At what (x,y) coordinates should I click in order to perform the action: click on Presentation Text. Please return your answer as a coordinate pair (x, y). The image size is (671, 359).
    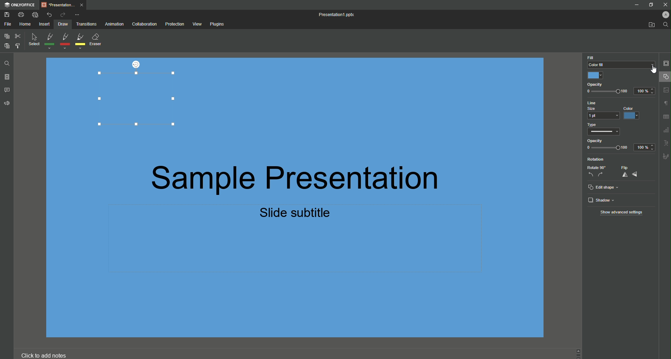
    Looking at the image, I should click on (325, 192).